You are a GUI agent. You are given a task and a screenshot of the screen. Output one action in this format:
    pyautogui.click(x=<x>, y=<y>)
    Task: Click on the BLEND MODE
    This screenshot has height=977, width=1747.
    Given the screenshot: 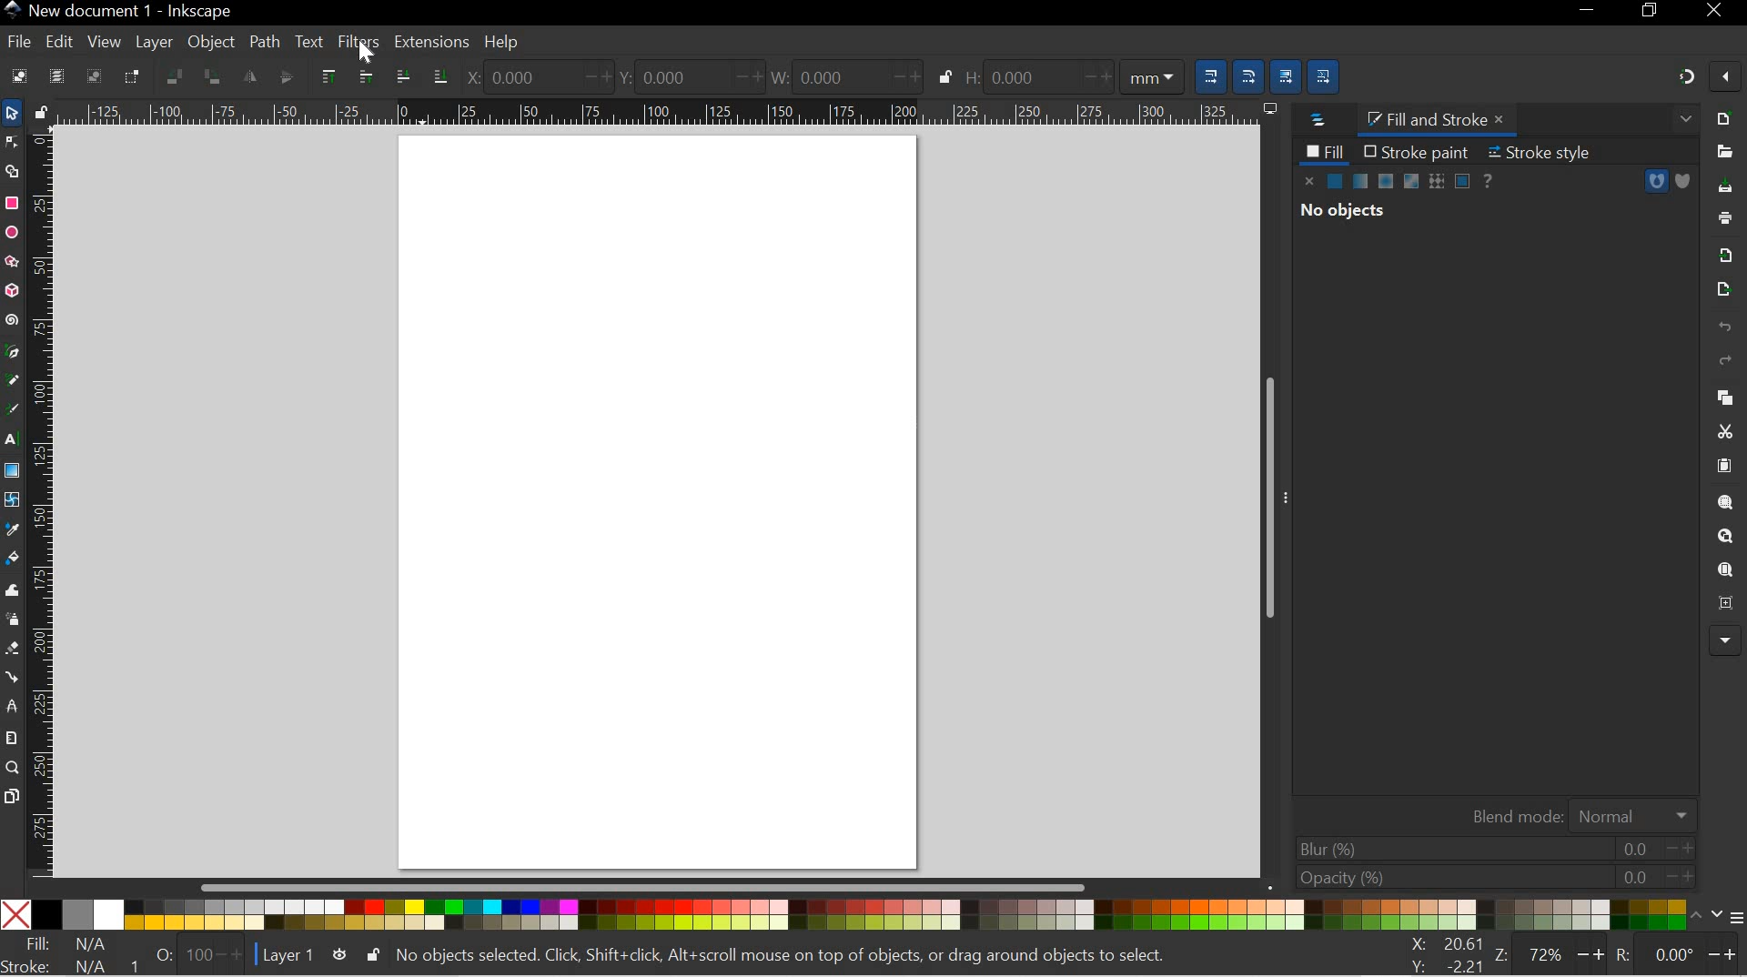 What is the action you would take?
    pyautogui.click(x=1577, y=813)
    